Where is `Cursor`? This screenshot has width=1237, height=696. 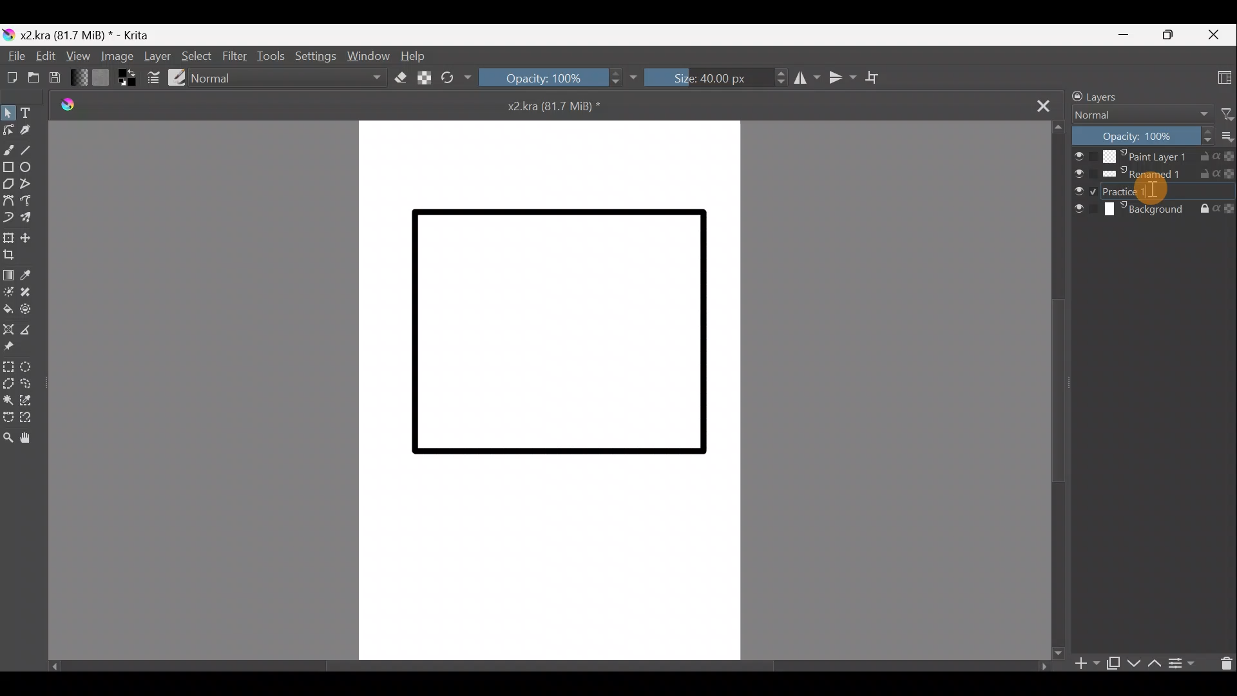 Cursor is located at coordinates (1151, 193).